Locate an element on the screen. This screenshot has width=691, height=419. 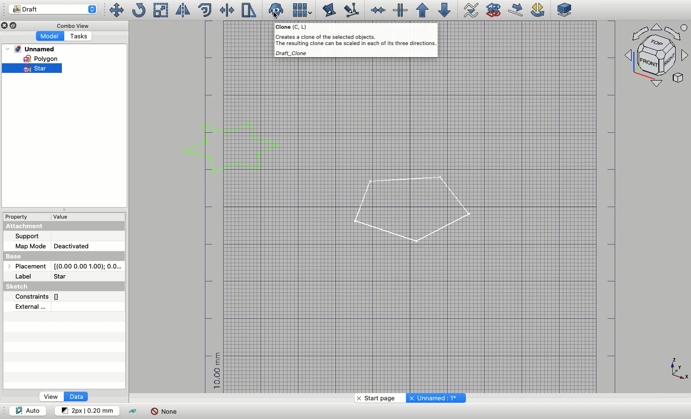
Model is located at coordinates (49, 36).